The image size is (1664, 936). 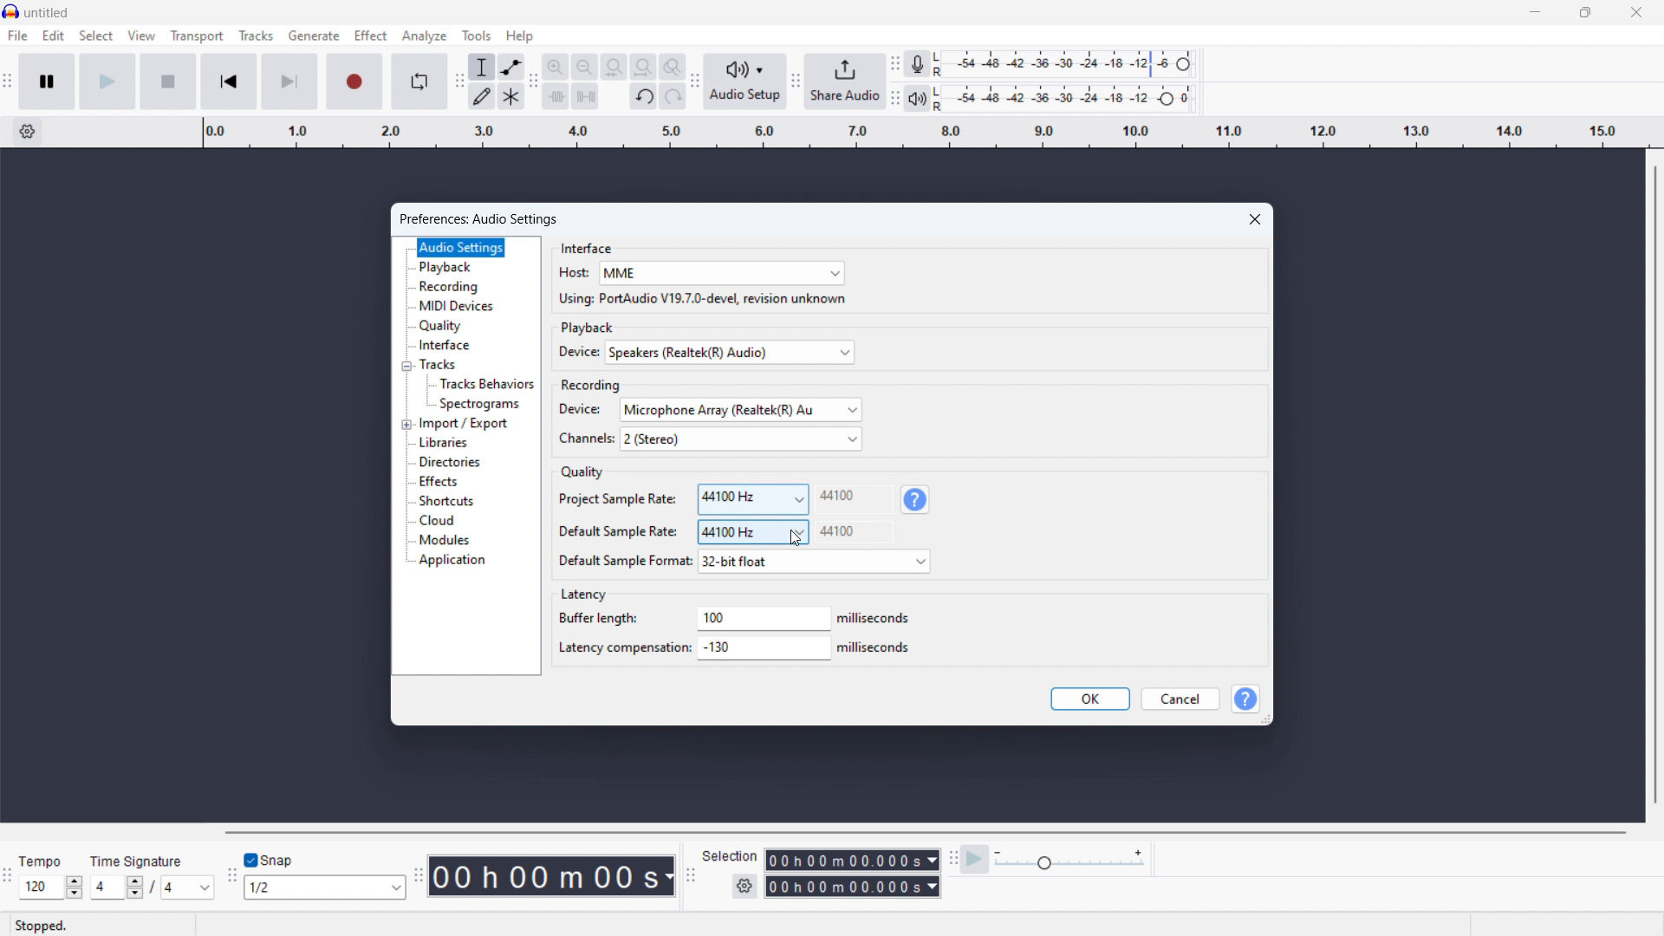 What do you see at coordinates (855, 497) in the screenshot?
I see `44100` at bounding box center [855, 497].